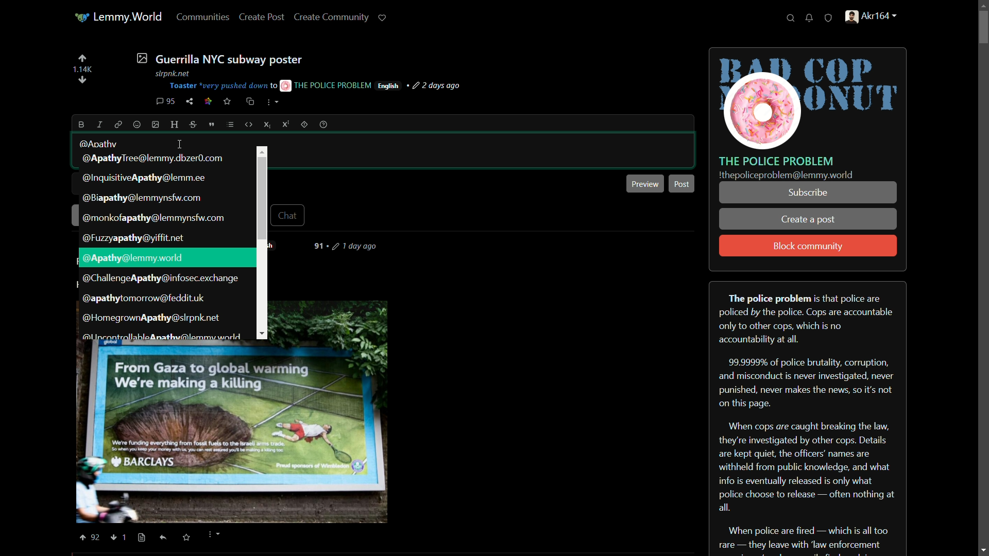 This screenshot has height=556, width=989. What do you see at coordinates (223, 86) in the screenshot?
I see `Toaster "very pushed down t0` at bounding box center [223, 86].